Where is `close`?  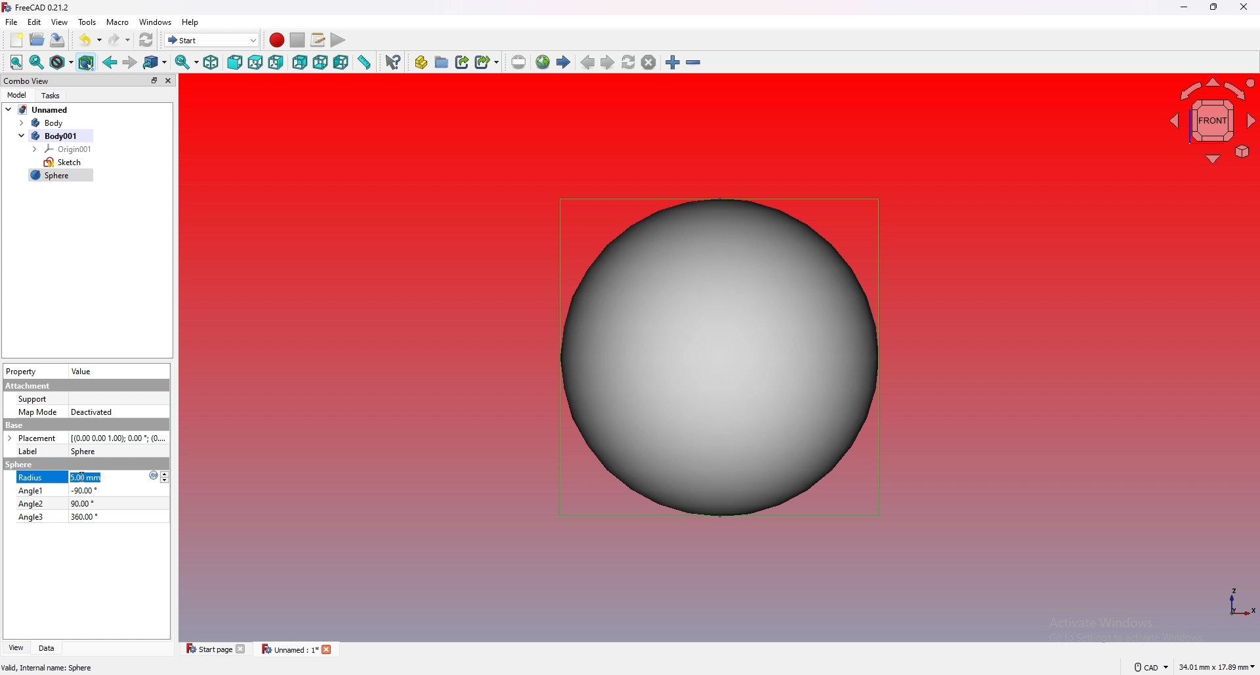 close is located at coordinates (169, 81).